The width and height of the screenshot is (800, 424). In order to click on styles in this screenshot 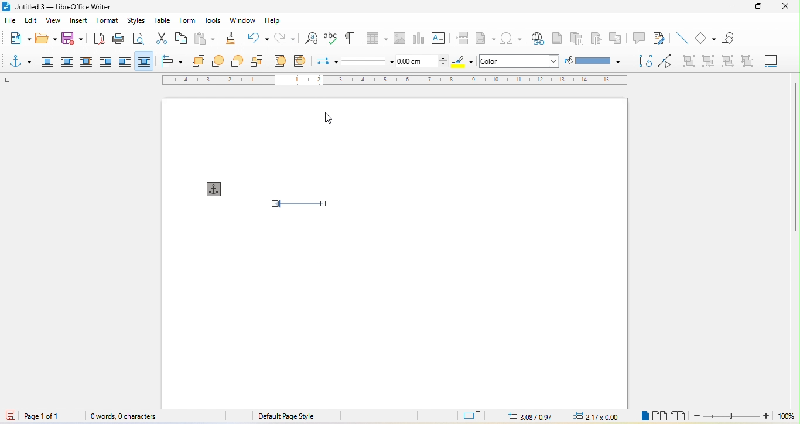, I will do `click(135, 21)`.